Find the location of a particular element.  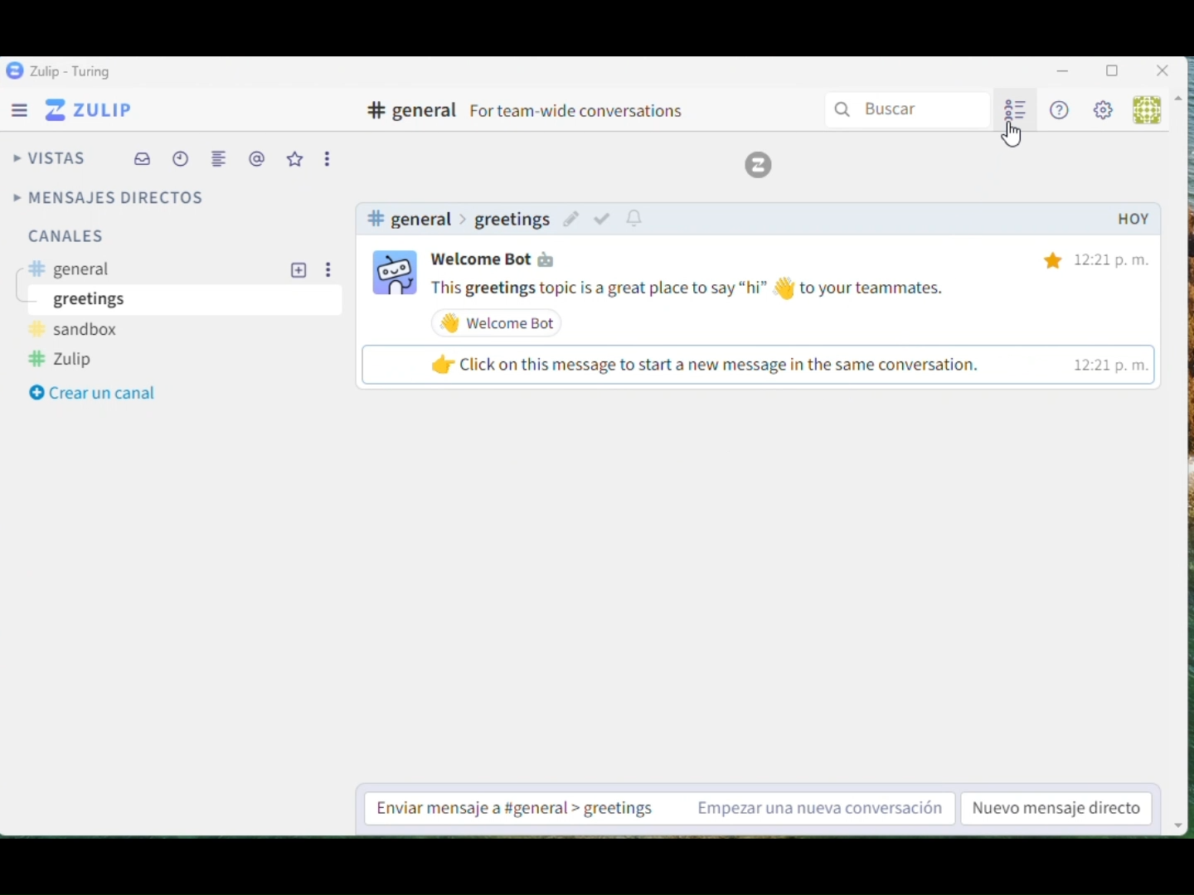

Search is located at coordinates (910, 110).